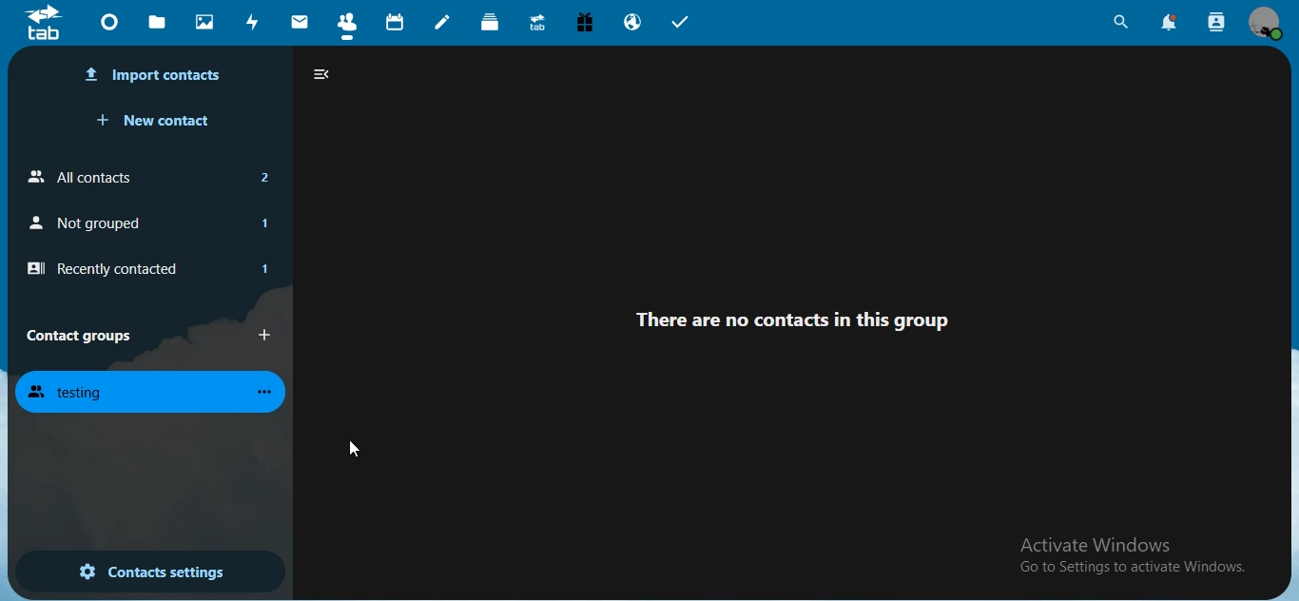 The height and width of the screenshot is (601, 1299). Describe the element at coordinates (681, 25) in the screenshot. I see `tasks` at that location.